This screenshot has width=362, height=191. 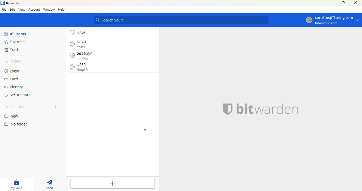 I want to click on edit, so click(x=12, y=10).